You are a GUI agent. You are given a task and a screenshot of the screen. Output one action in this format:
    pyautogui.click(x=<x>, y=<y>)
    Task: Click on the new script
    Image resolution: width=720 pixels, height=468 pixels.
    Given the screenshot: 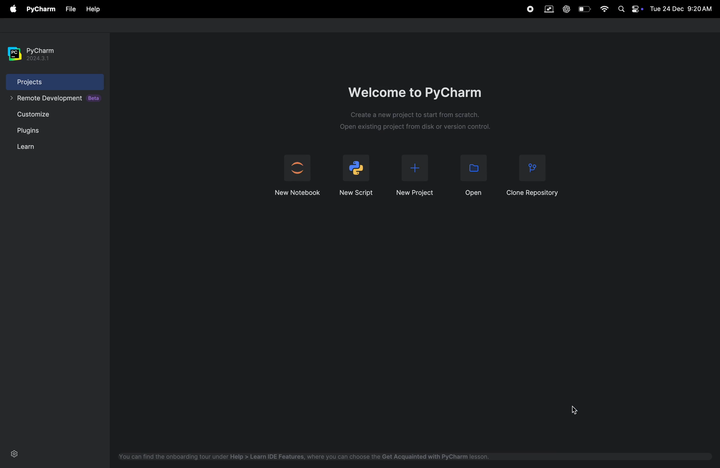 What is the action you would take?
    pyautogui.click(x=358, y=175)
    